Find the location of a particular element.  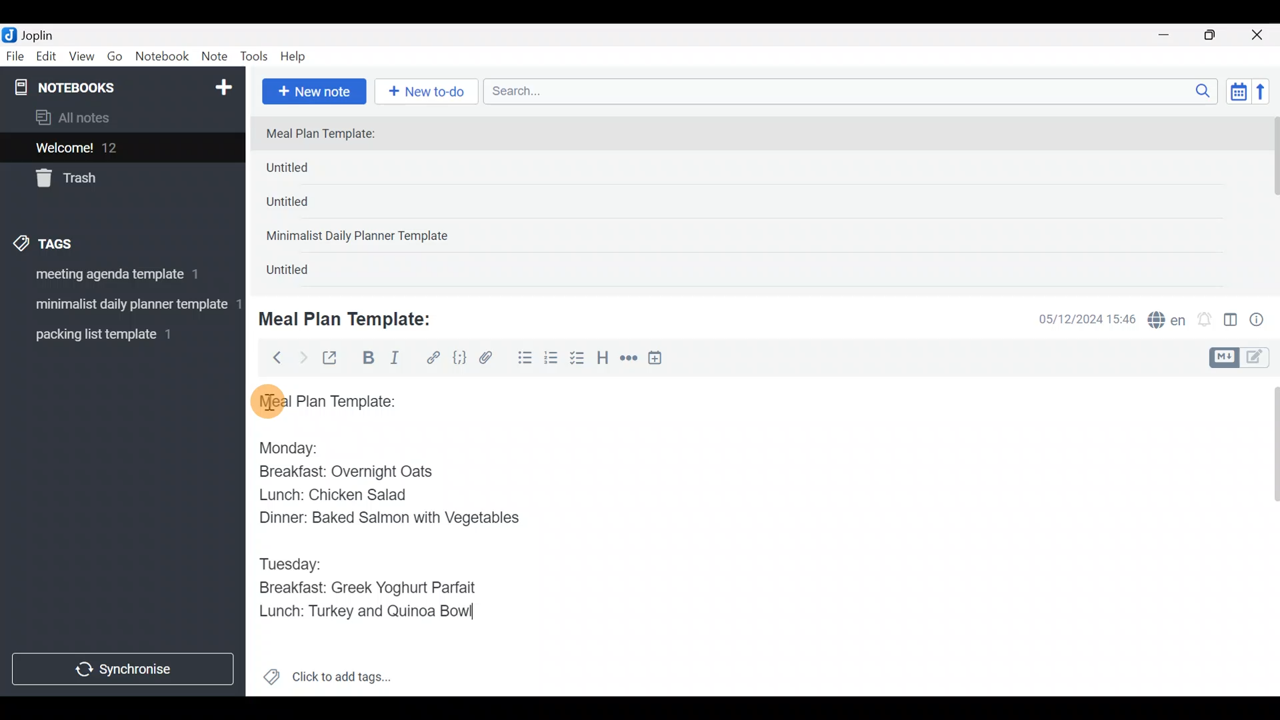

Tag 3 is located at coordinates (118, 334).